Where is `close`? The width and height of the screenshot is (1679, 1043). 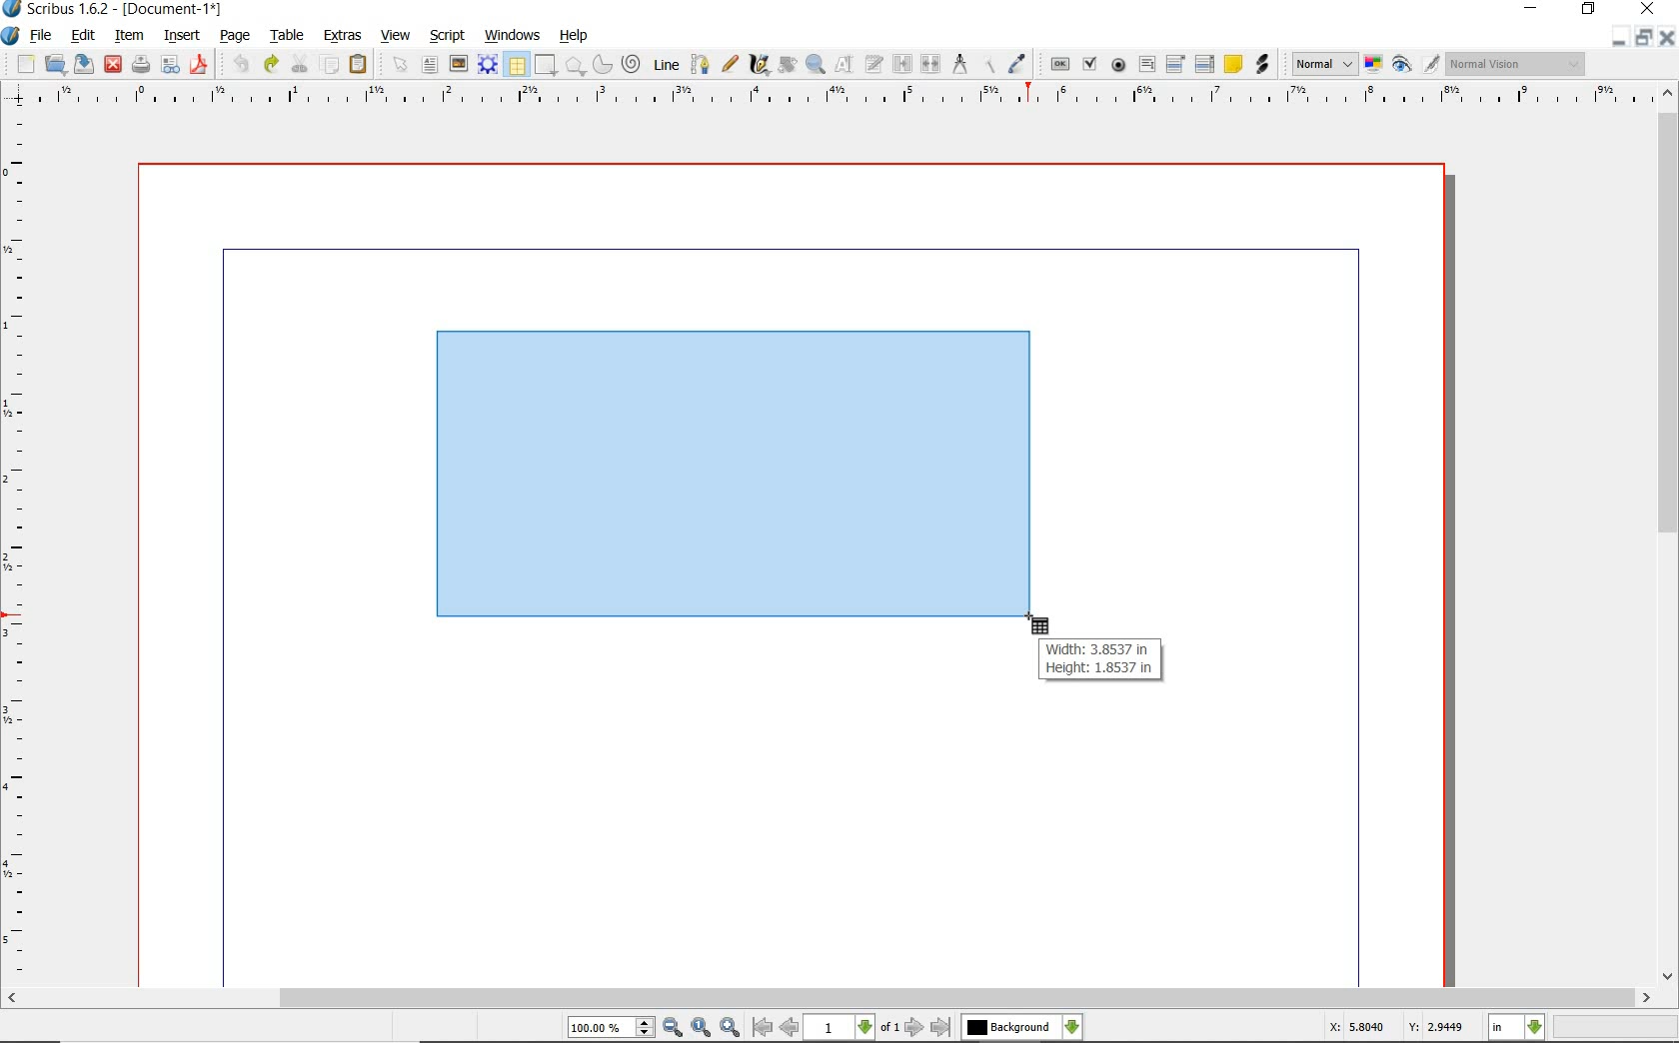 close is located at coordinates (112, 63).